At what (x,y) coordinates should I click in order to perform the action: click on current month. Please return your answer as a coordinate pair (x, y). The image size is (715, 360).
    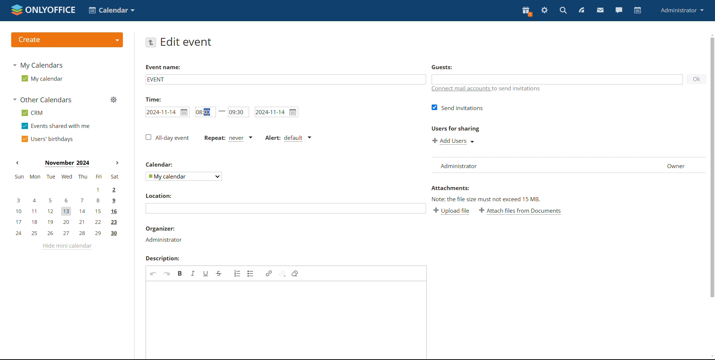
    Looking at the image, I should click on (67, 163).